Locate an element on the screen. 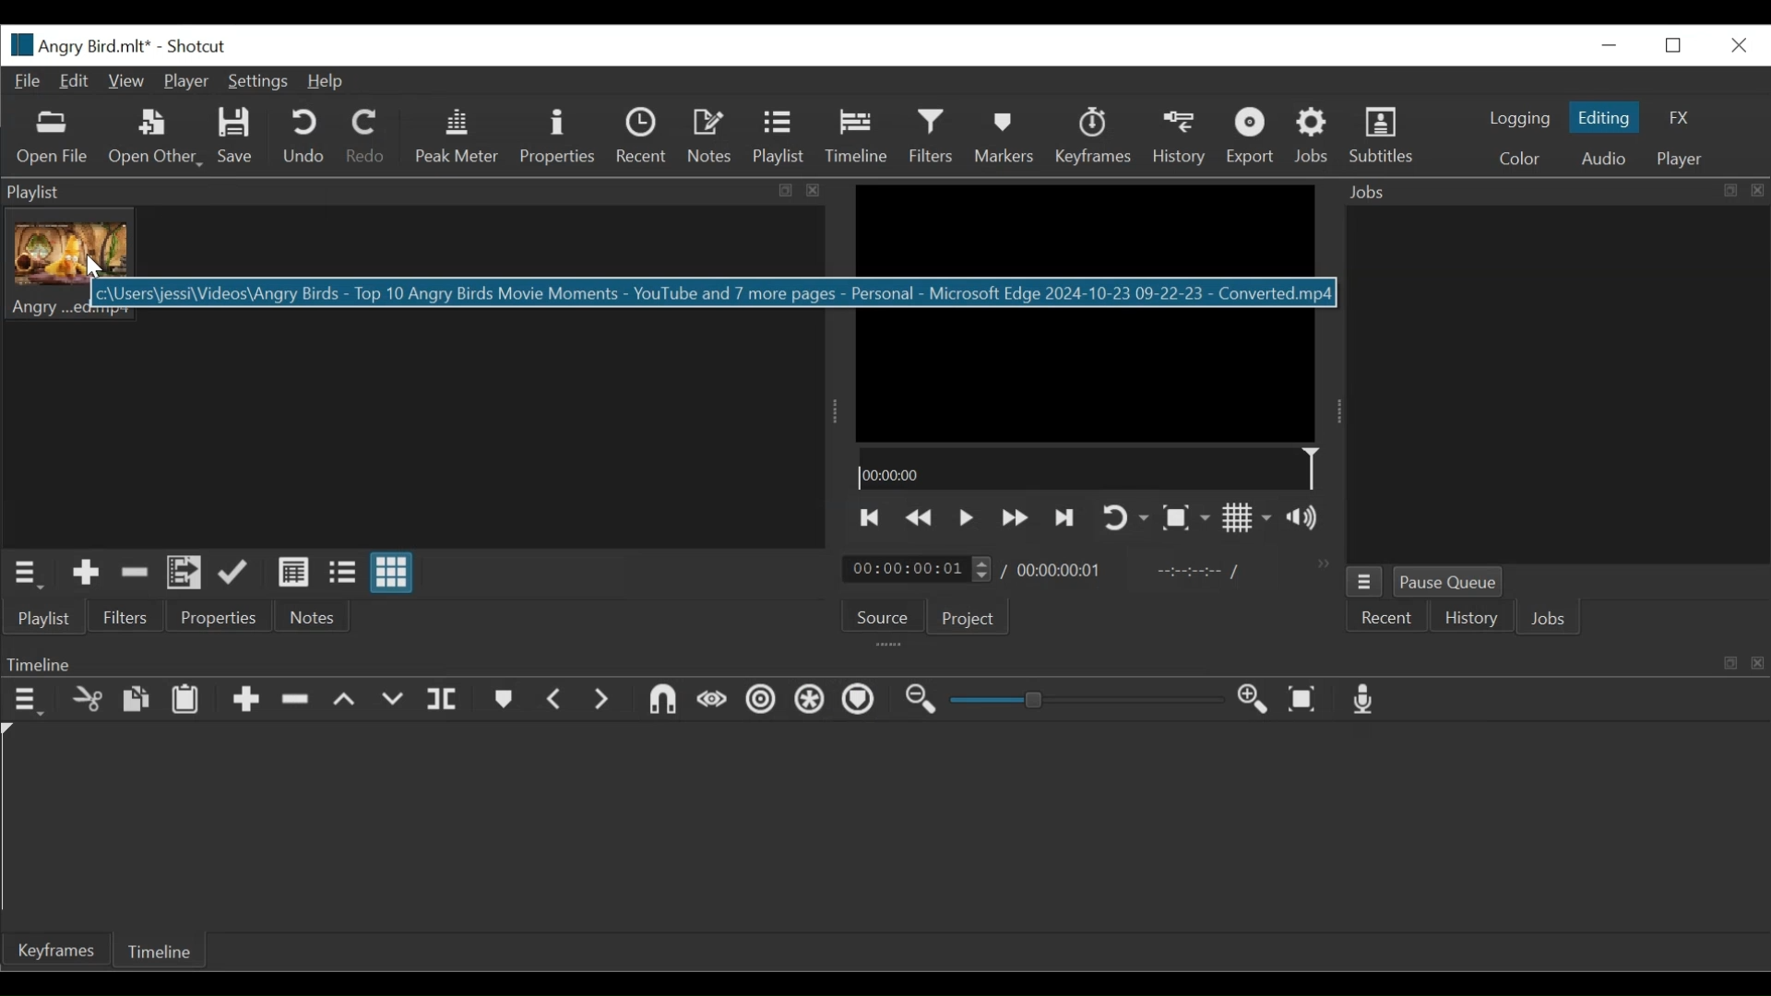 This screenshot has height=996, width=1771. Media Viewer is located at coordinates (1088, 313).